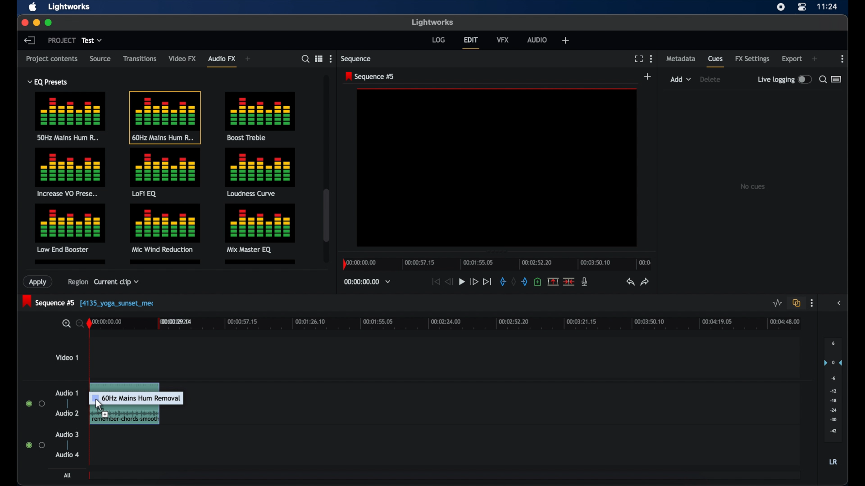 The image size is (865, 486). I want to click on more options, so click(651, 58).